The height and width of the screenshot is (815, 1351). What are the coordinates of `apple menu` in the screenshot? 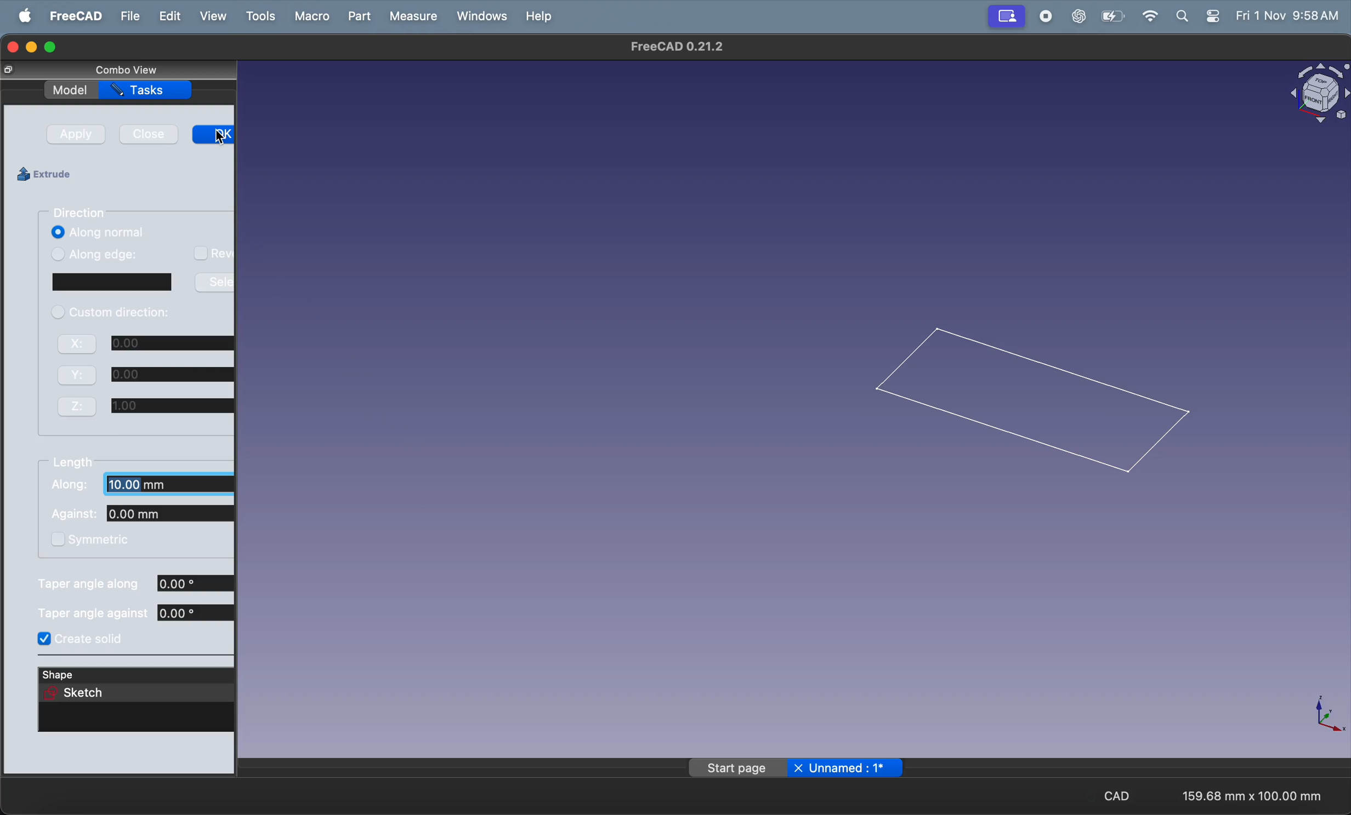 It's located at (21, 15).